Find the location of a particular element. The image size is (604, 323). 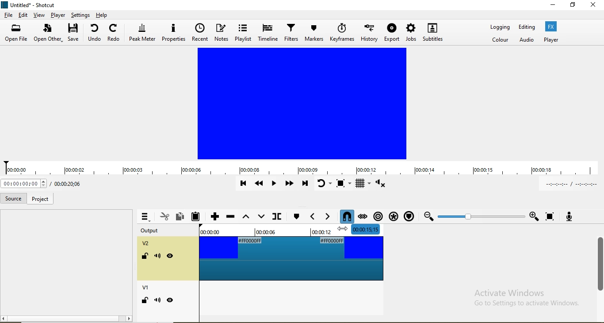

open other is located at coordinates (48, 34).